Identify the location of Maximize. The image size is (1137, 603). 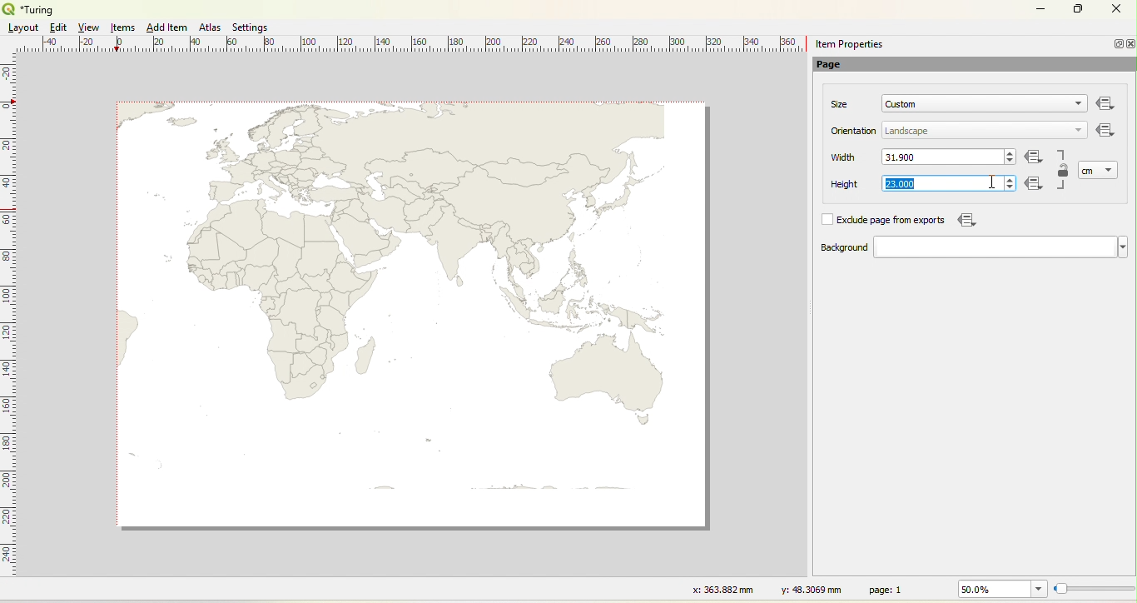
(1079, 10).